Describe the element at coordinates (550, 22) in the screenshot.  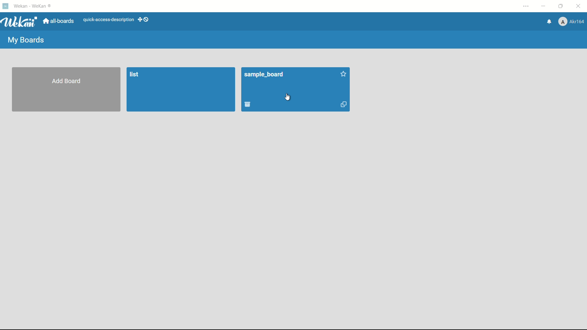
I see `notifications` at that location.